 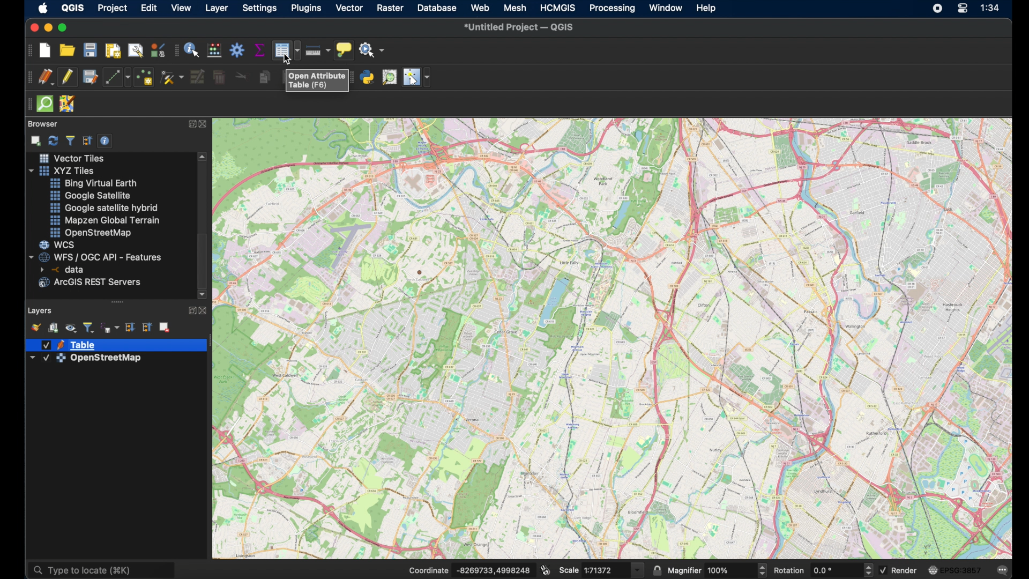 What do you see at coordinates (156, 49) in the screenshot?
I see `style manager` at bounding box center [156, 49].